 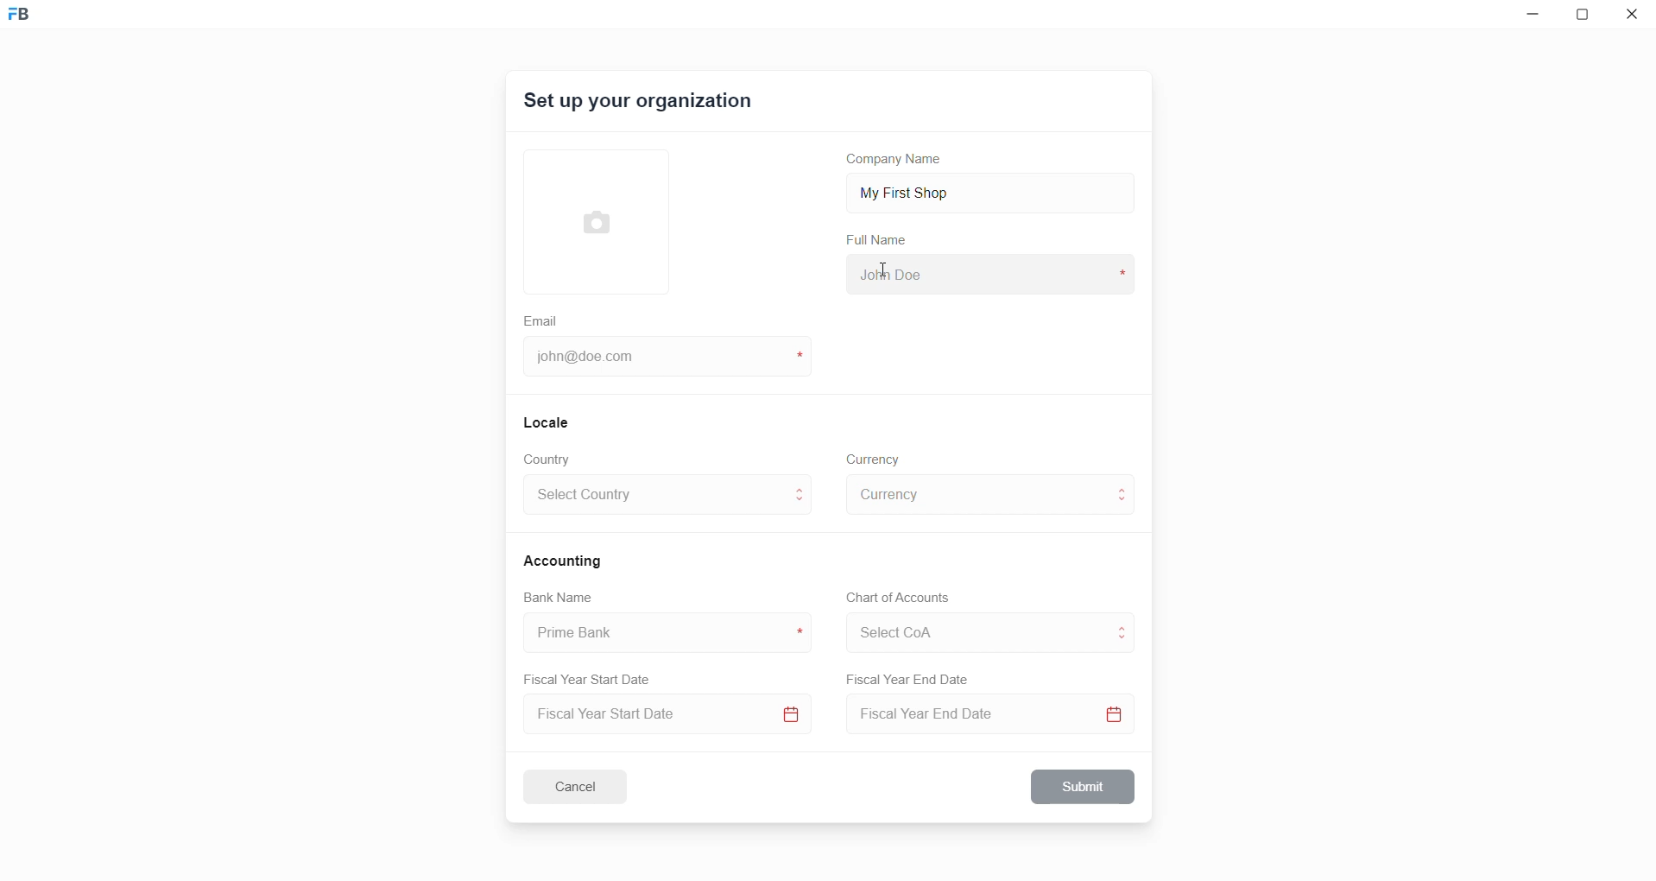 I want to click on Email, so click(x=543, y=319).